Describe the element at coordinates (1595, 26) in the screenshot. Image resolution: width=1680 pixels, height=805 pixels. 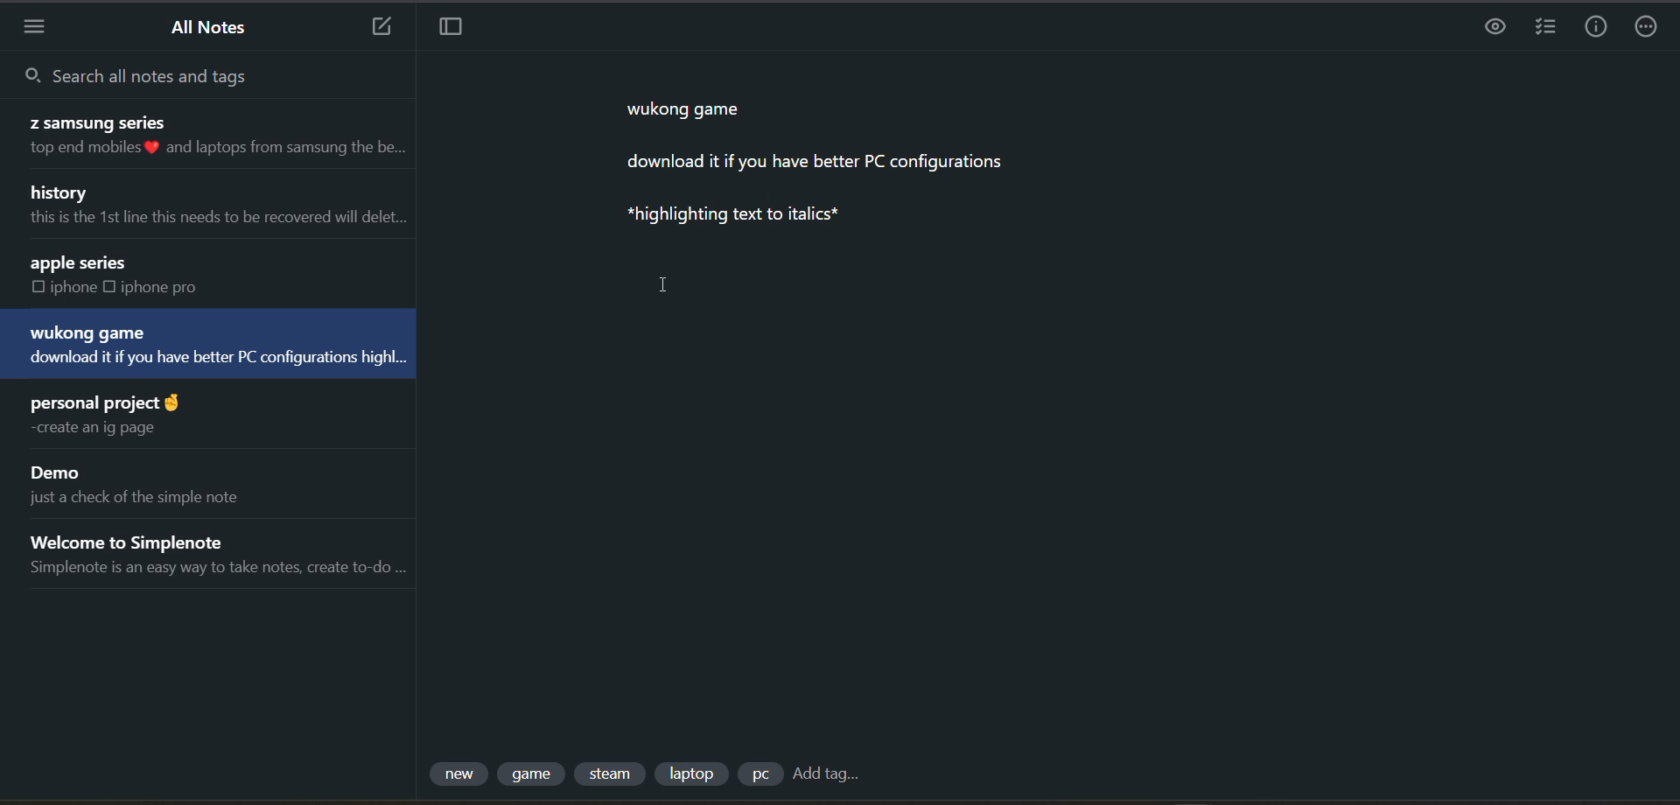
I see `info` at that location.